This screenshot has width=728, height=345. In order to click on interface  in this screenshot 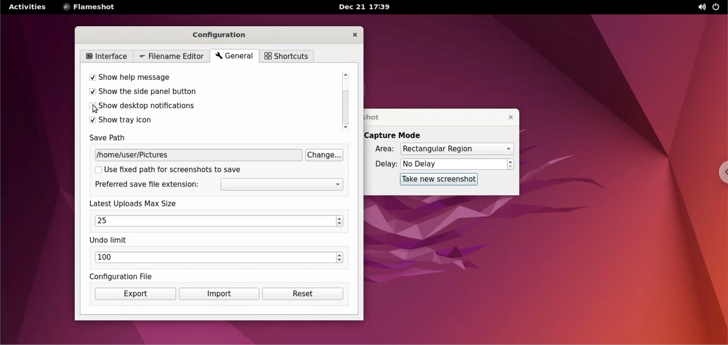, I will do `click(108, 56)`.